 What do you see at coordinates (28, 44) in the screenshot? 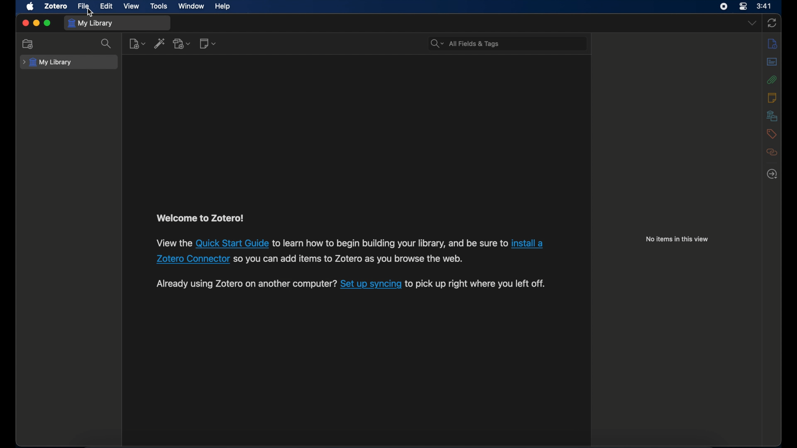
I see `new collection` at bounding box center [28, 44].